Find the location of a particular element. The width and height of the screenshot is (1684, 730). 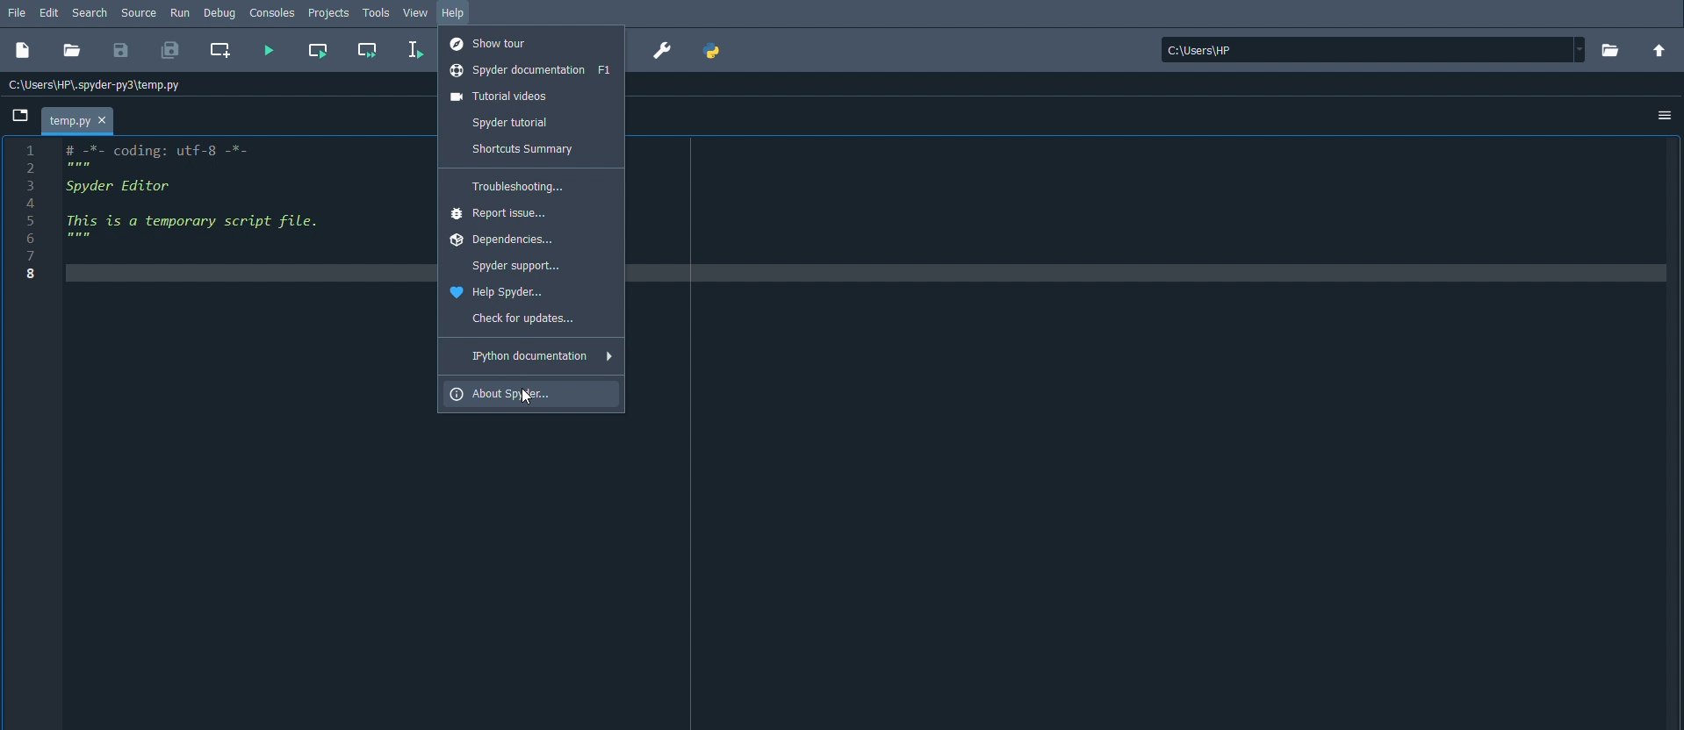

Run current cell and go to the next one is located at coordinates (368, 51).